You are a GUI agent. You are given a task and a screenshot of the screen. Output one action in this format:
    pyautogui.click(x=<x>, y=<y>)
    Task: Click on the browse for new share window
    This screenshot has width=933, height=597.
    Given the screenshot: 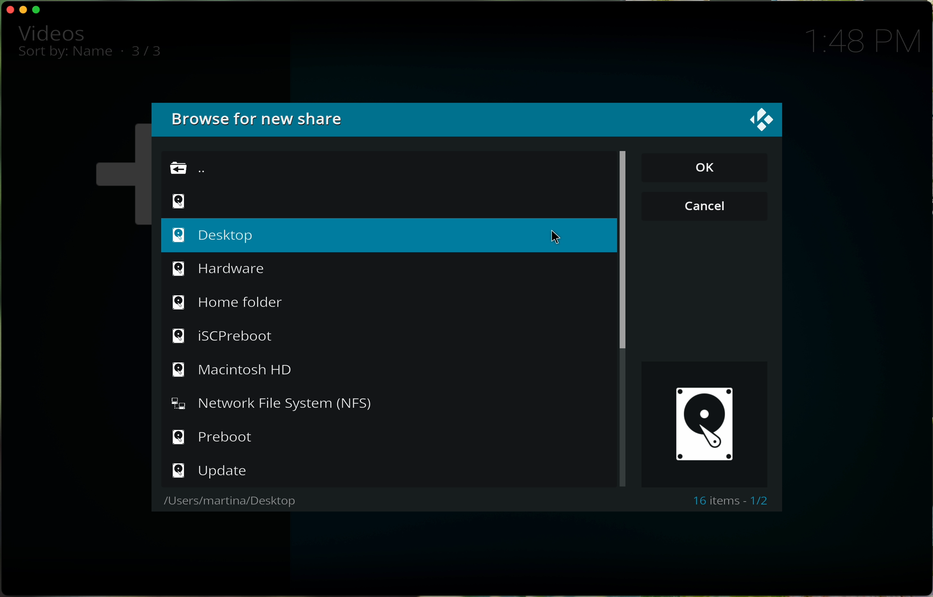 What is the action you would take?
    pyautogui.click(x=445, y=119)
    